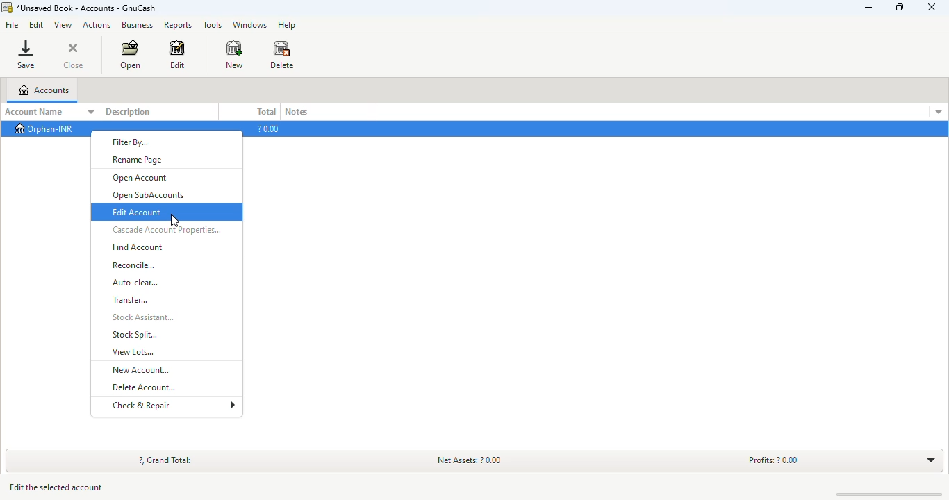  I want to click on ?0.00, so click(268, 128).